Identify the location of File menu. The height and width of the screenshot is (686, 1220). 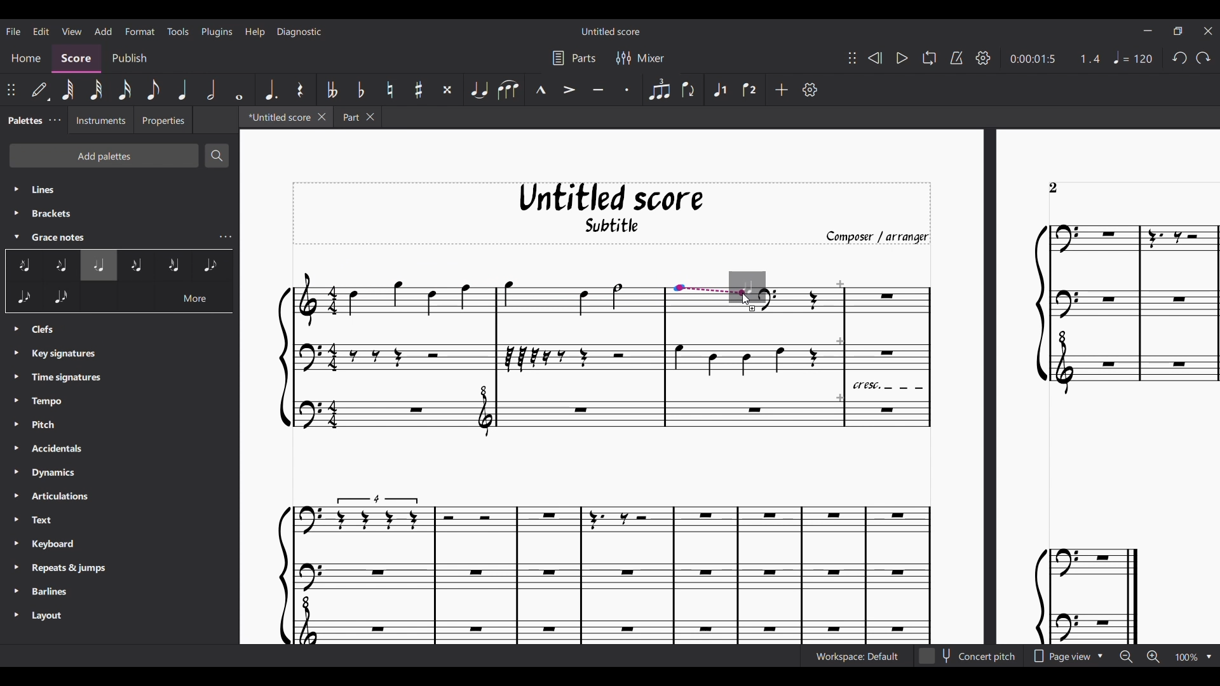
(13, 31).